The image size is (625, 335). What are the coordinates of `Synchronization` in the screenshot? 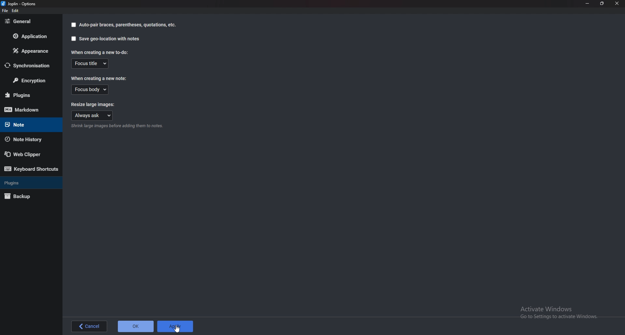 It's located at (30, 65).